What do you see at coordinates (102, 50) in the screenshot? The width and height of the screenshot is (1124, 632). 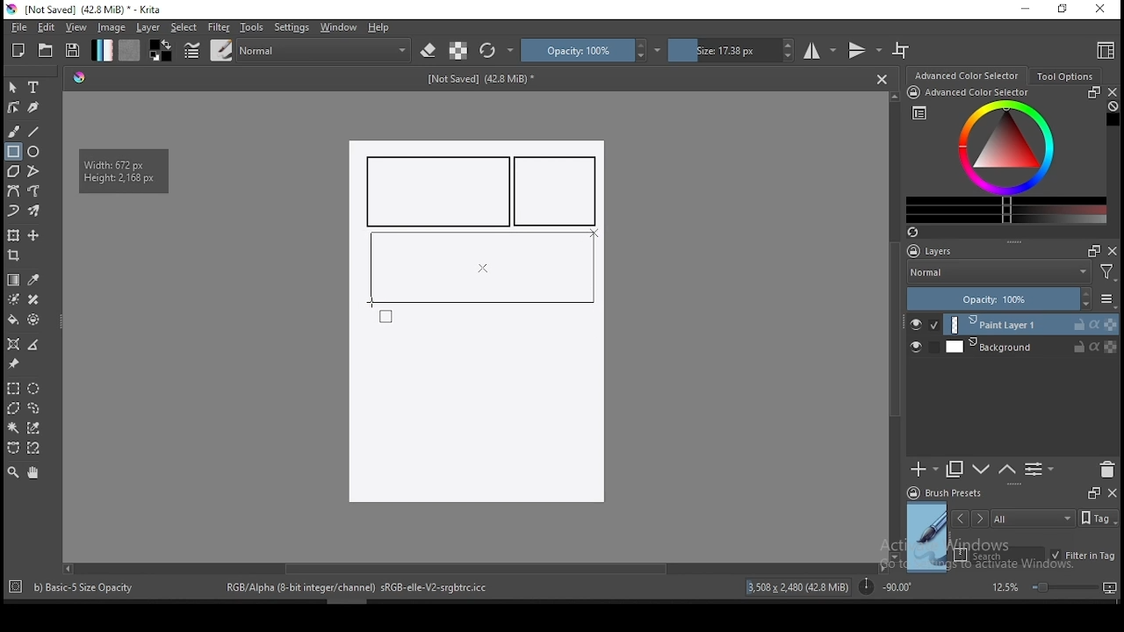 I see `gradient fill` at bounding box center [102, 50].